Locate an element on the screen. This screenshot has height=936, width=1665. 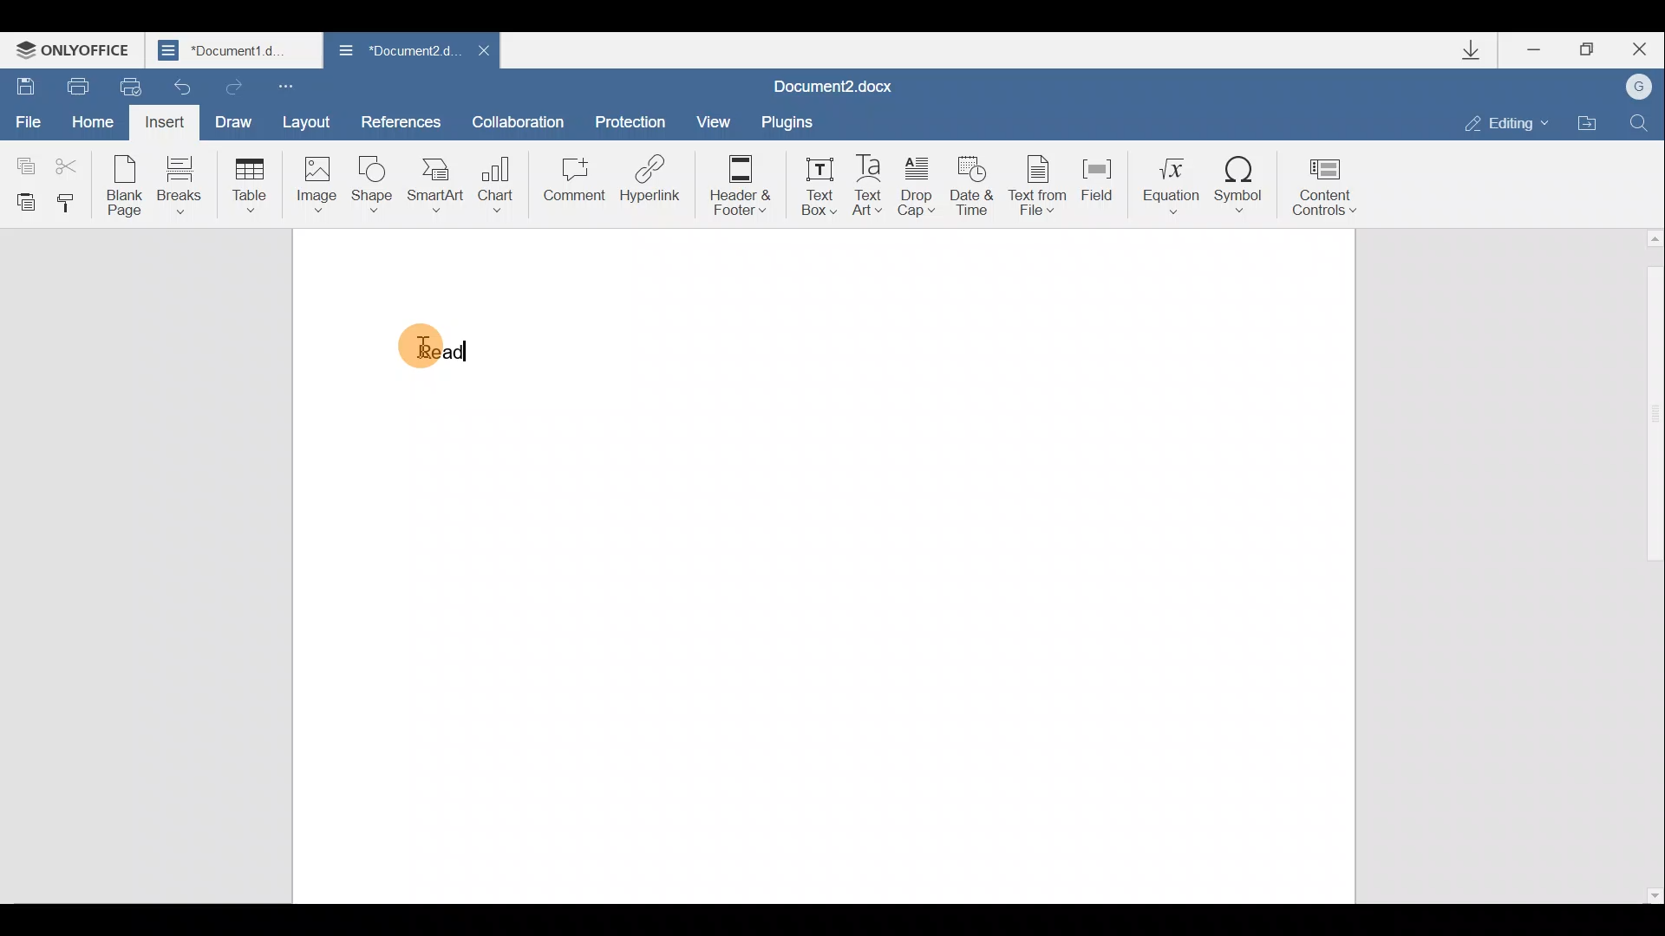
Copy is located at coordinates (23, 157).